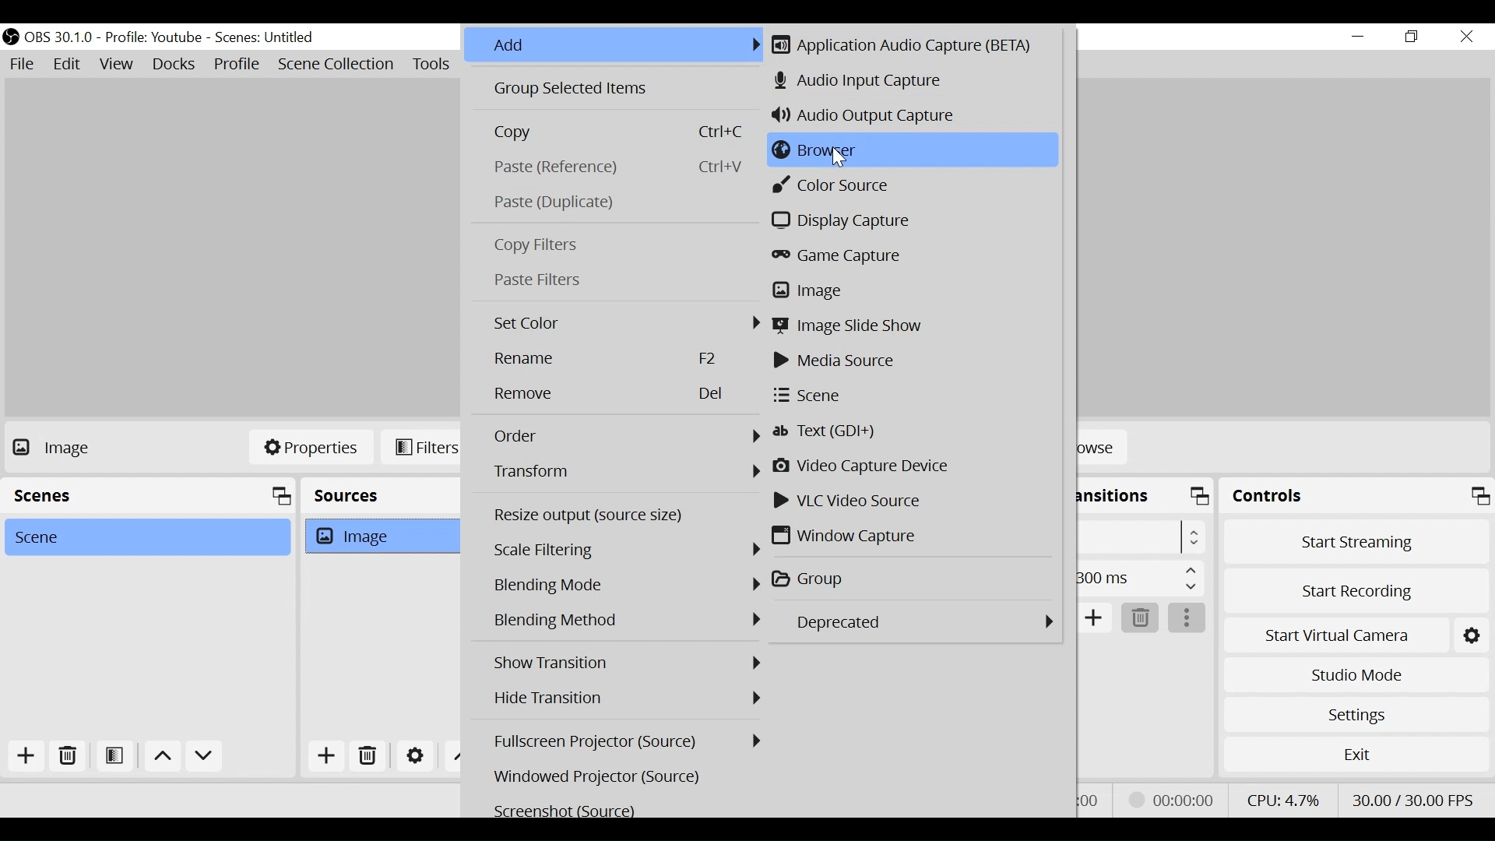 Image resolution: width=1495 pixels, height=841 pixels. Describe the element at coordinates (415, 755) in the screenshot. I see `Settings` at that location.